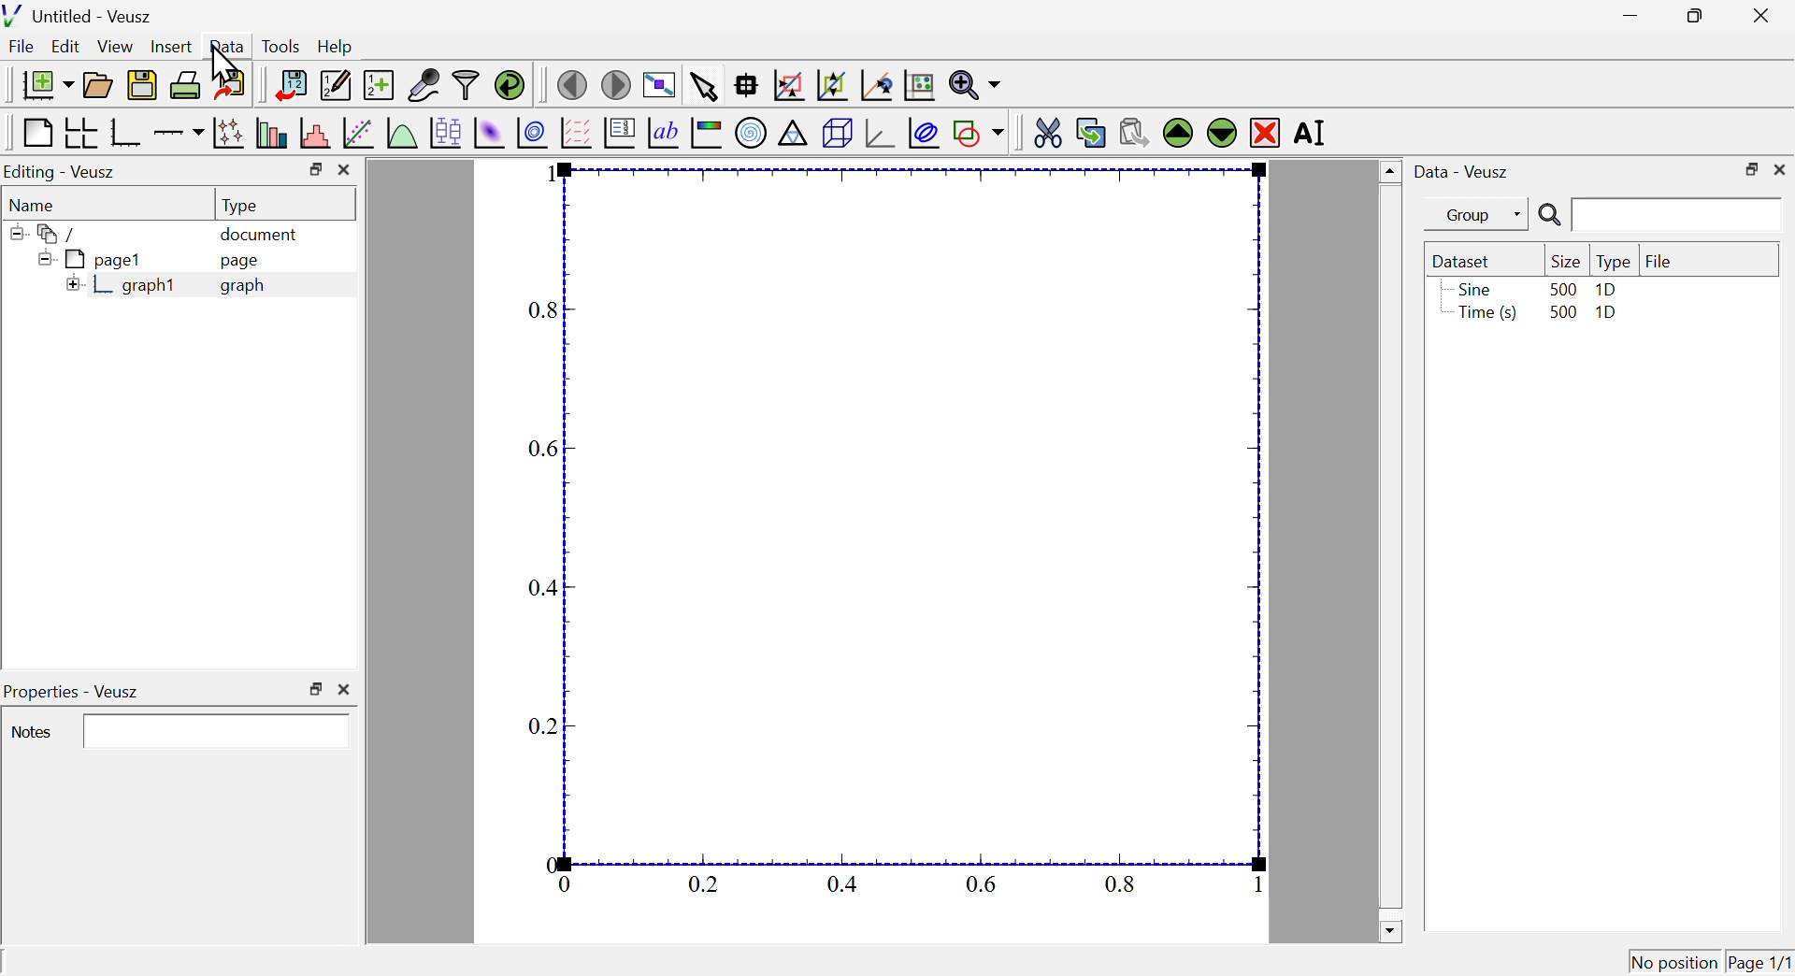 This screenshot has width=1795, height=976. What do you see at coordinates (93, 259) in the screenshot?
I see `page1` at bounding box center [93, 259].